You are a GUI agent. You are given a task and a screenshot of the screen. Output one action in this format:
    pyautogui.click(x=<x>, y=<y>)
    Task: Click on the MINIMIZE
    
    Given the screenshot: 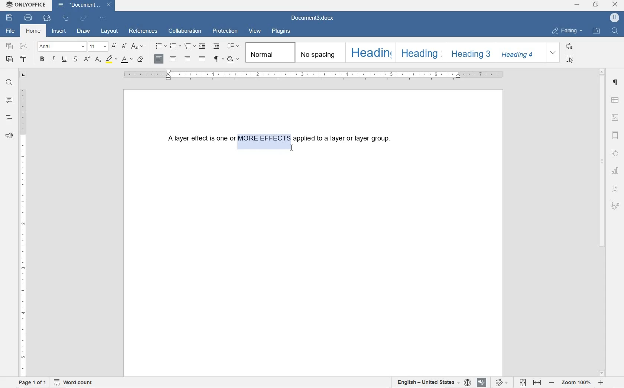 What is the action you would take?
    pyautogui.click(x=578, y=5)
    